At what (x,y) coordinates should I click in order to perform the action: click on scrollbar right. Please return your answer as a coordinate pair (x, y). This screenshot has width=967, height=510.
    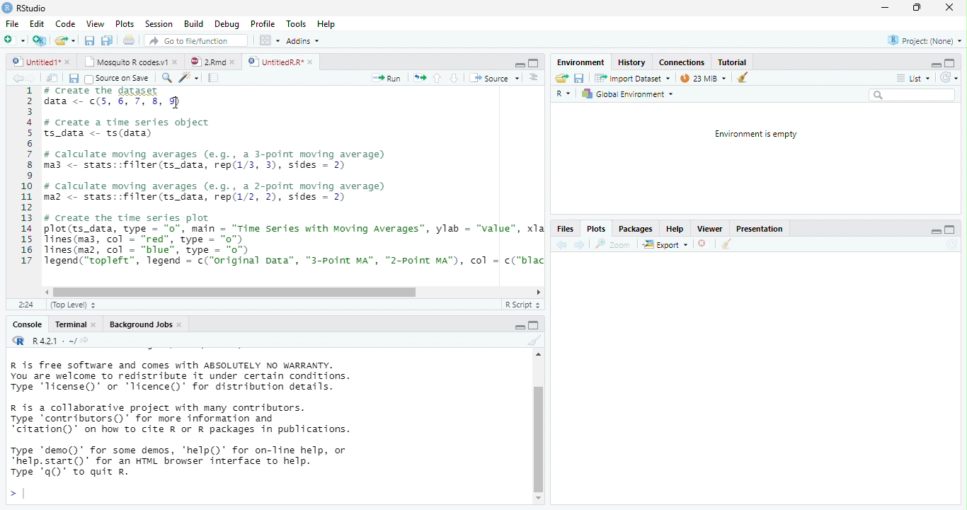
    Looking at the image, I should click on (537, 293).